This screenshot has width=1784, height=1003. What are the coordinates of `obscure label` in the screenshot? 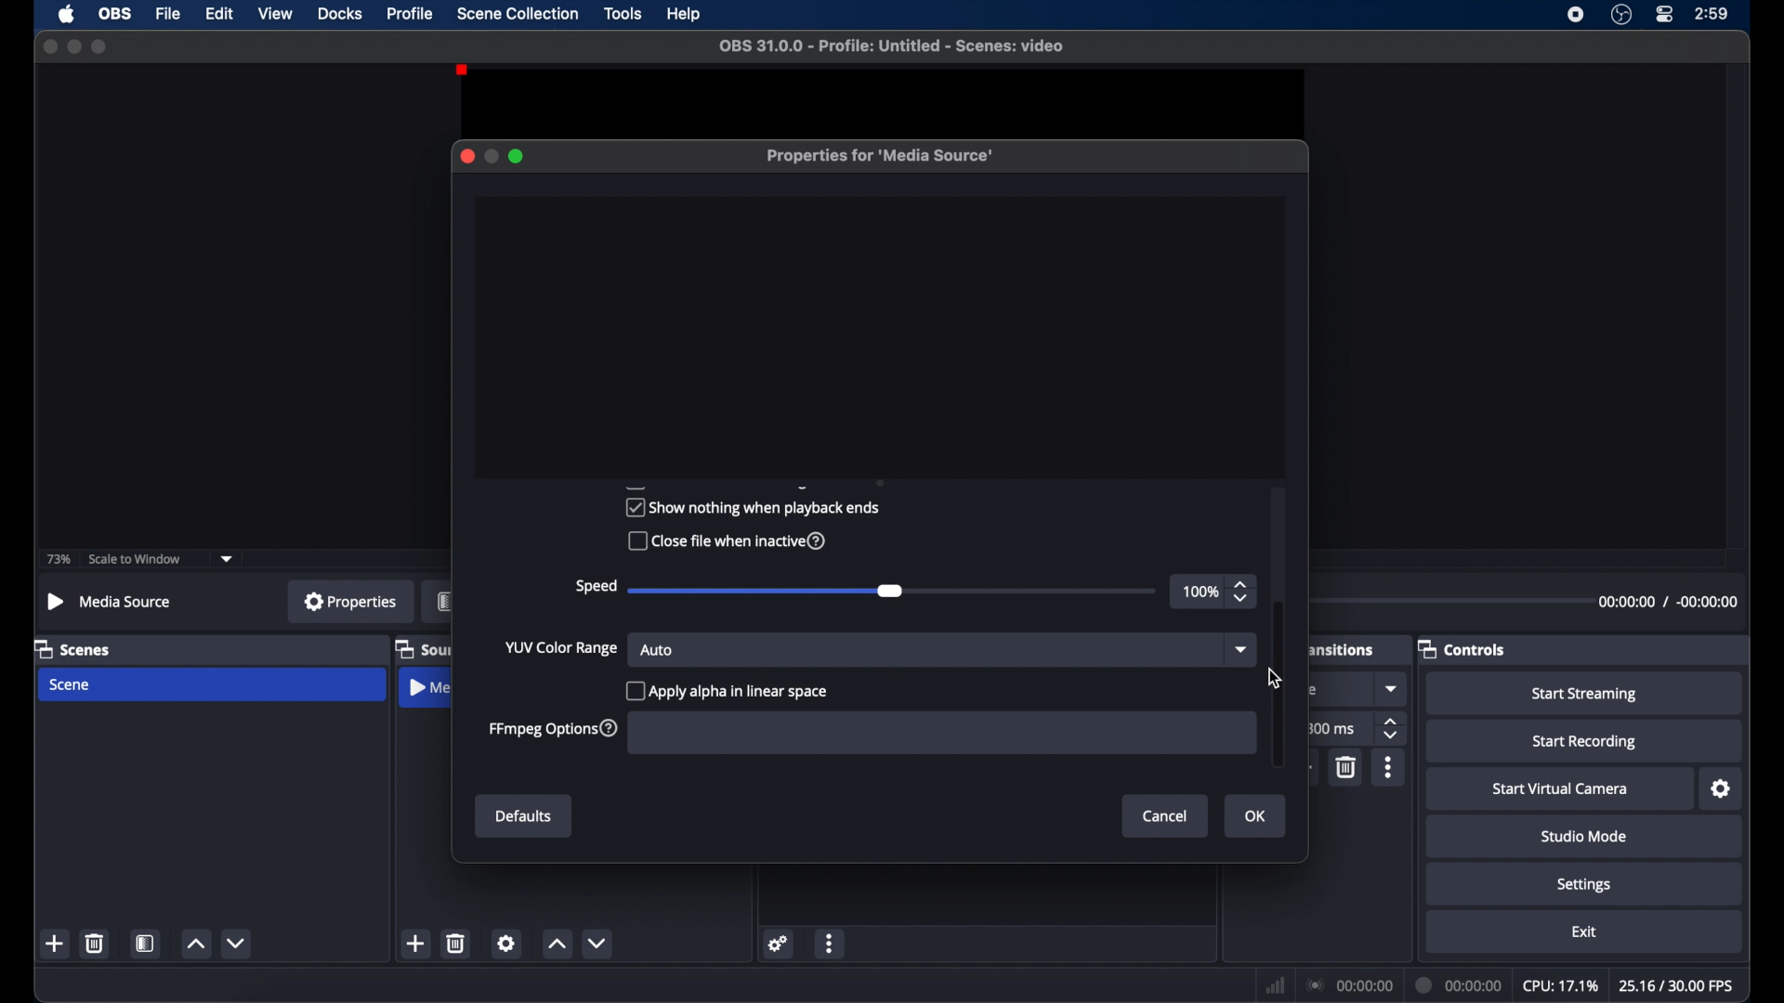 It's located at (422, 648).